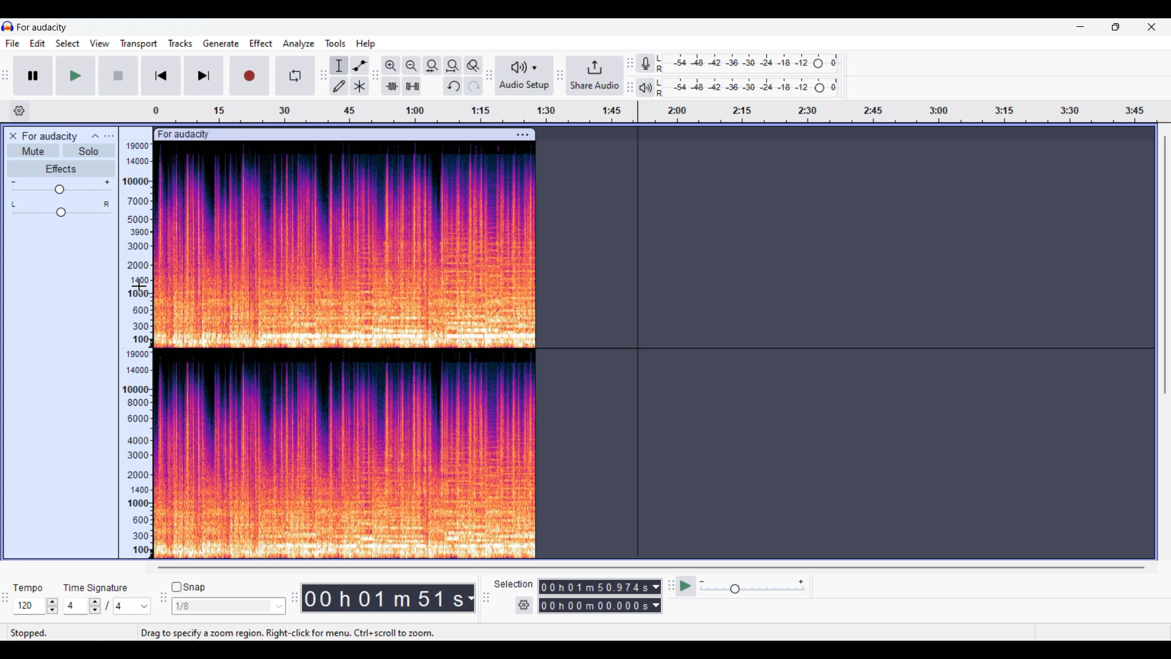 Image resolution: width=1171 pixels, height=659 pixels. I want to click on Tempo settings, so click(35, 606).